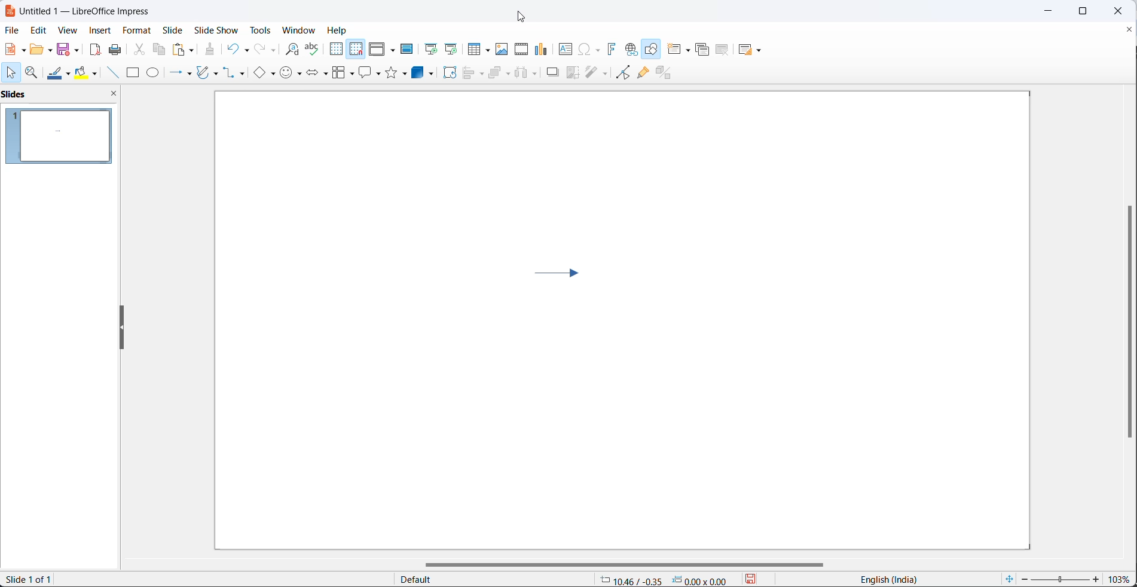 The height and width of the screenshot is (587, 1137). What do you see at coordinates (173, 30) in the screenshot?
I see `slide` at bounding box center [173, 30].